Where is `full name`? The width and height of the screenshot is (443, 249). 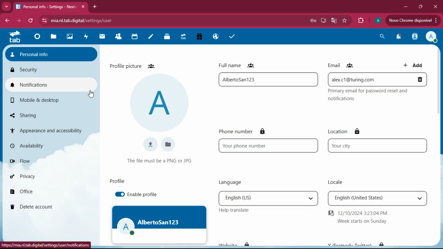 full name is located at coordinates (268, 80).